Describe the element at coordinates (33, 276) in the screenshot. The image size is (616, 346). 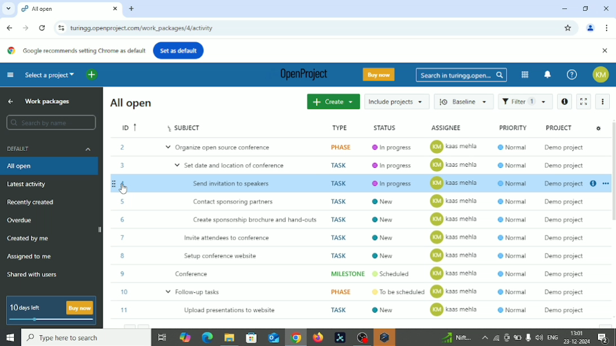
I see `Shared with users` at that location.